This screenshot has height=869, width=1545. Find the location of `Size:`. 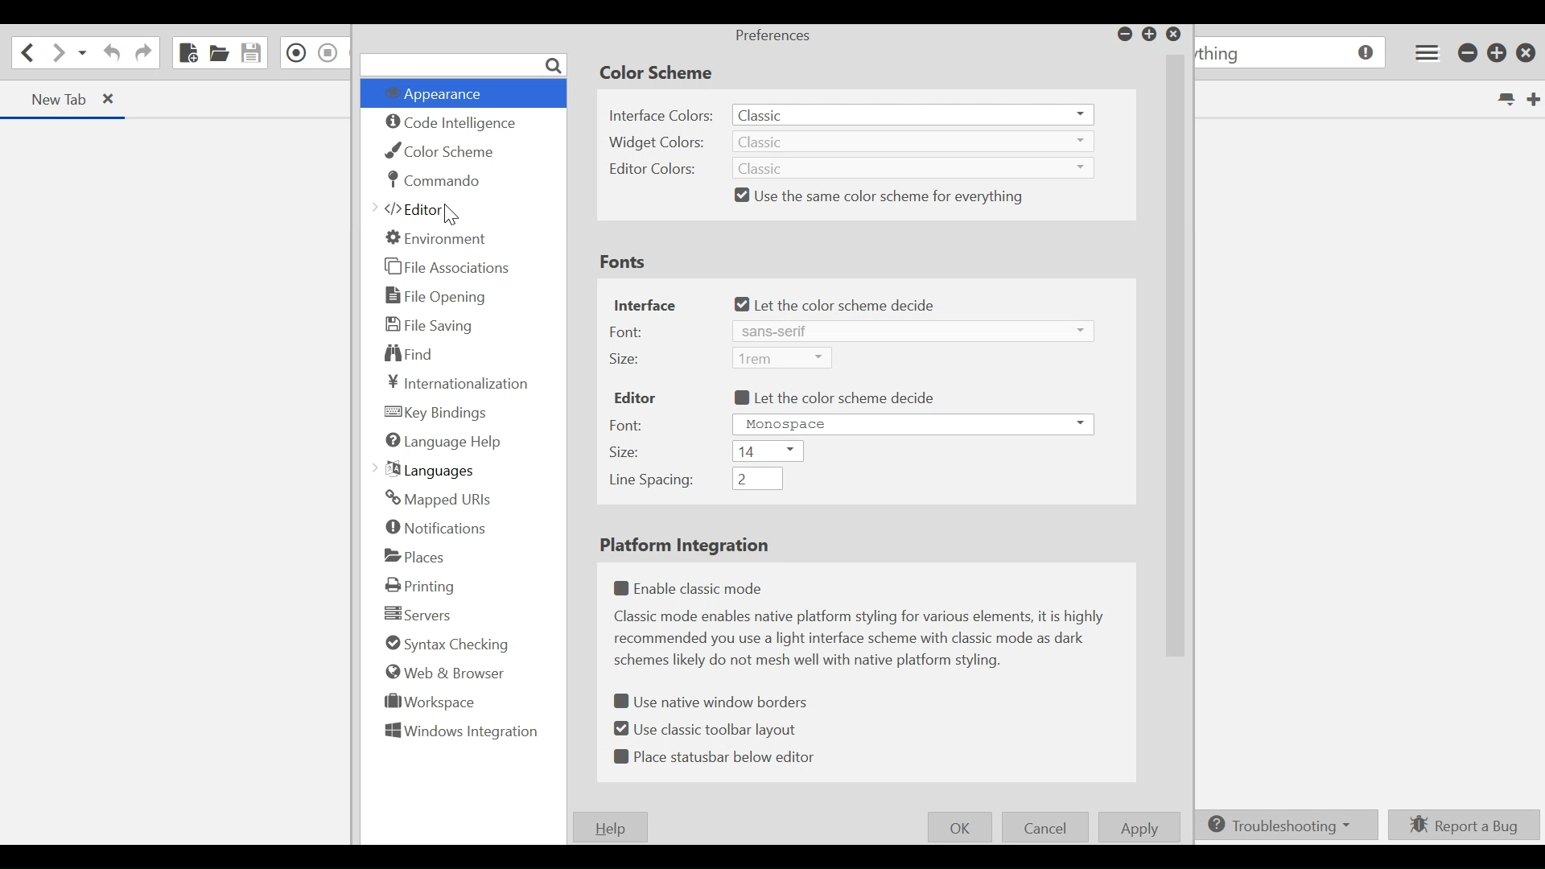

Size: is located at coordinates (626, 453).